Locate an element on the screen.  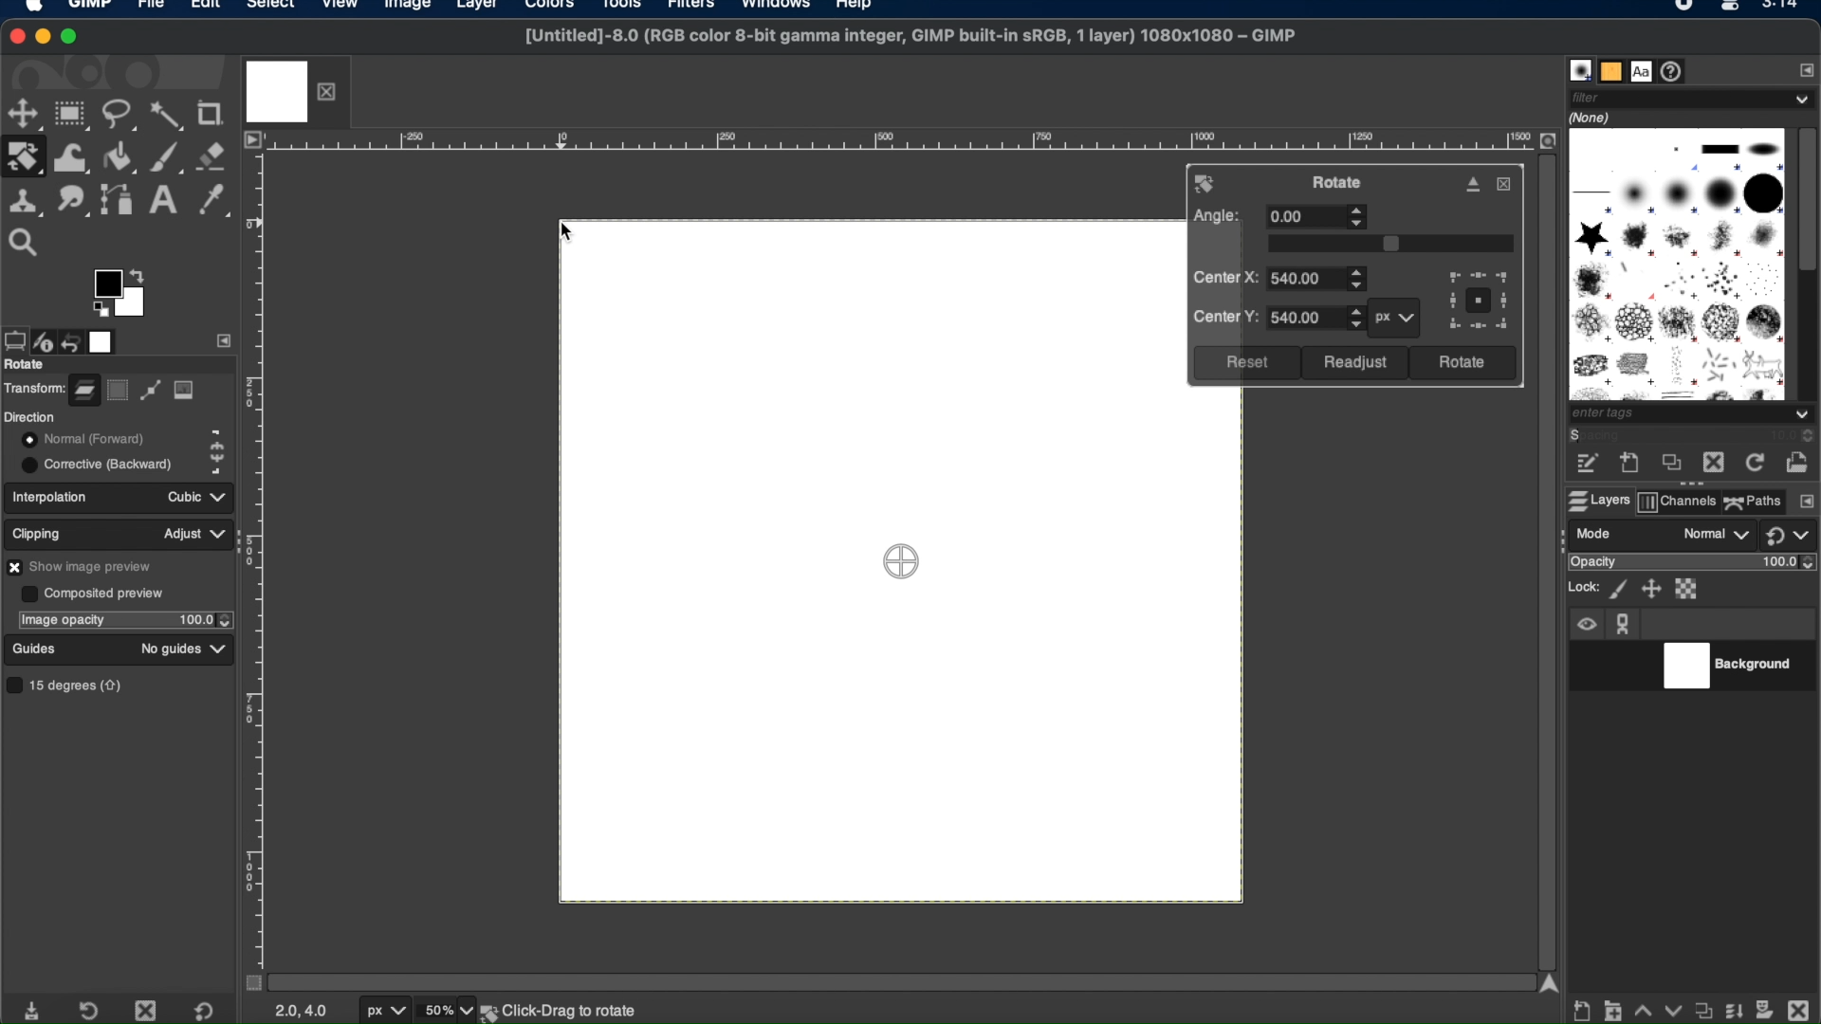
lock pixels is located at coordinates (1617, 589).